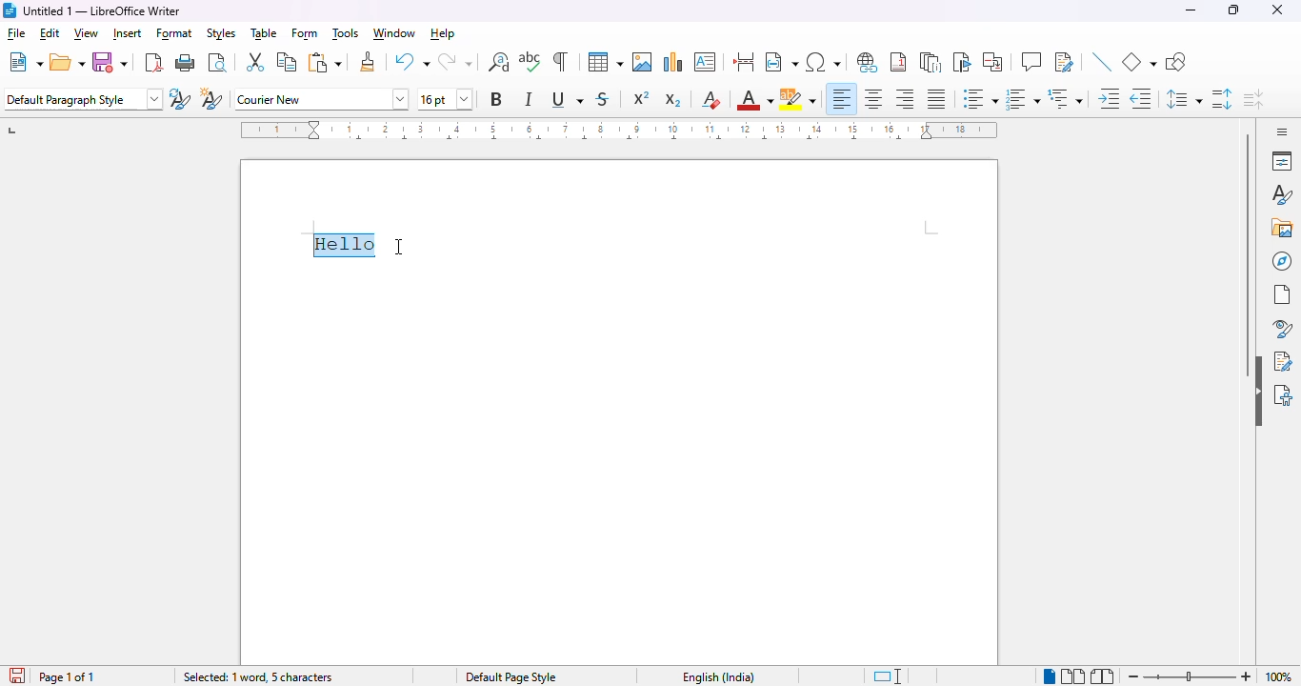 The image size is (1301, 686). Describe the element at coordinates (213, 100) in the screenshot. I see `new style from selection` at that location.